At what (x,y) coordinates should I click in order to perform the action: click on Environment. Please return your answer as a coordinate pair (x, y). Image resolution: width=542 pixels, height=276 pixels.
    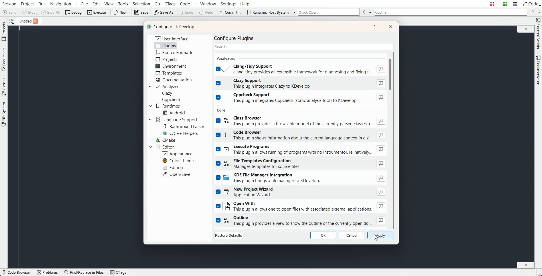
    Looking at the image, I should click on (171, 66).